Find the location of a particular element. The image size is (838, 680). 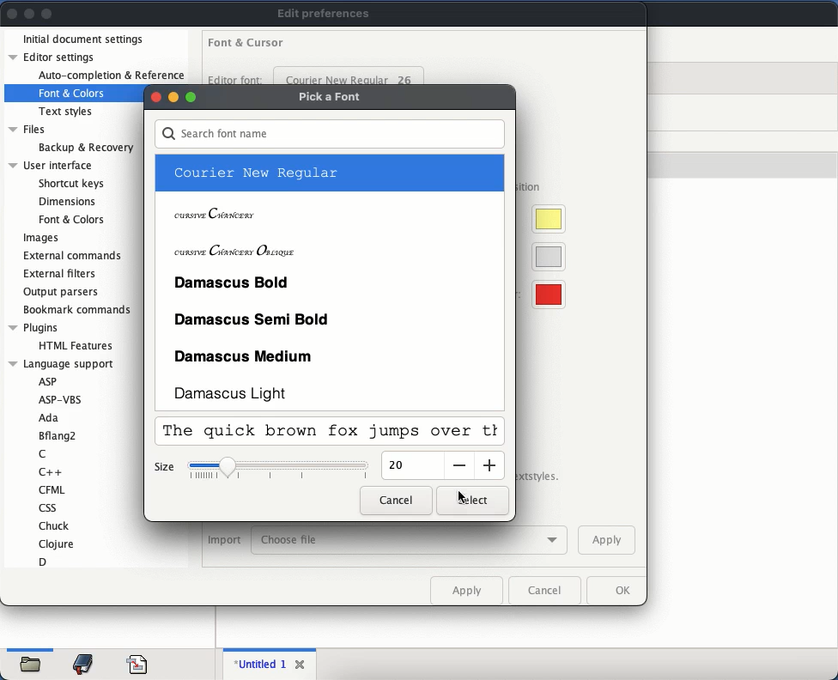

import is located at coordinates (224, 540).